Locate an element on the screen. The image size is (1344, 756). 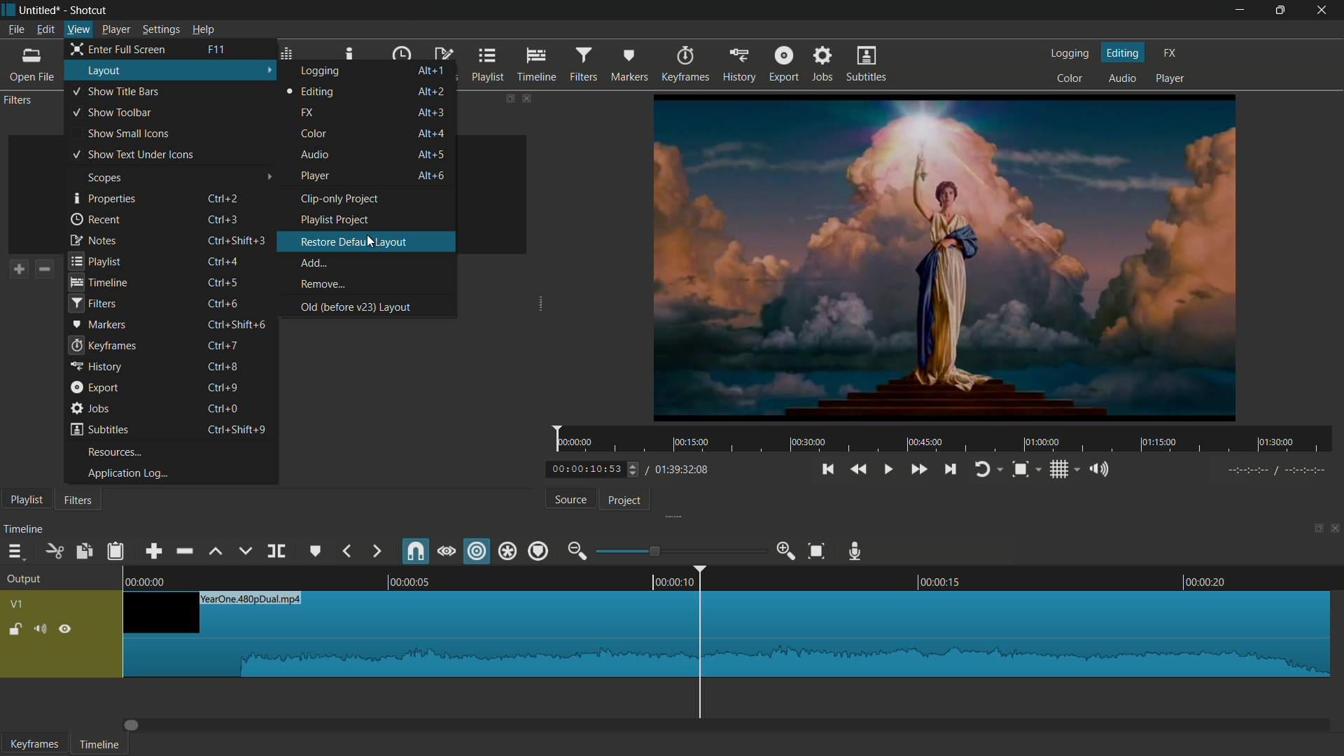
previous marker is located at coordinates (348, 552).